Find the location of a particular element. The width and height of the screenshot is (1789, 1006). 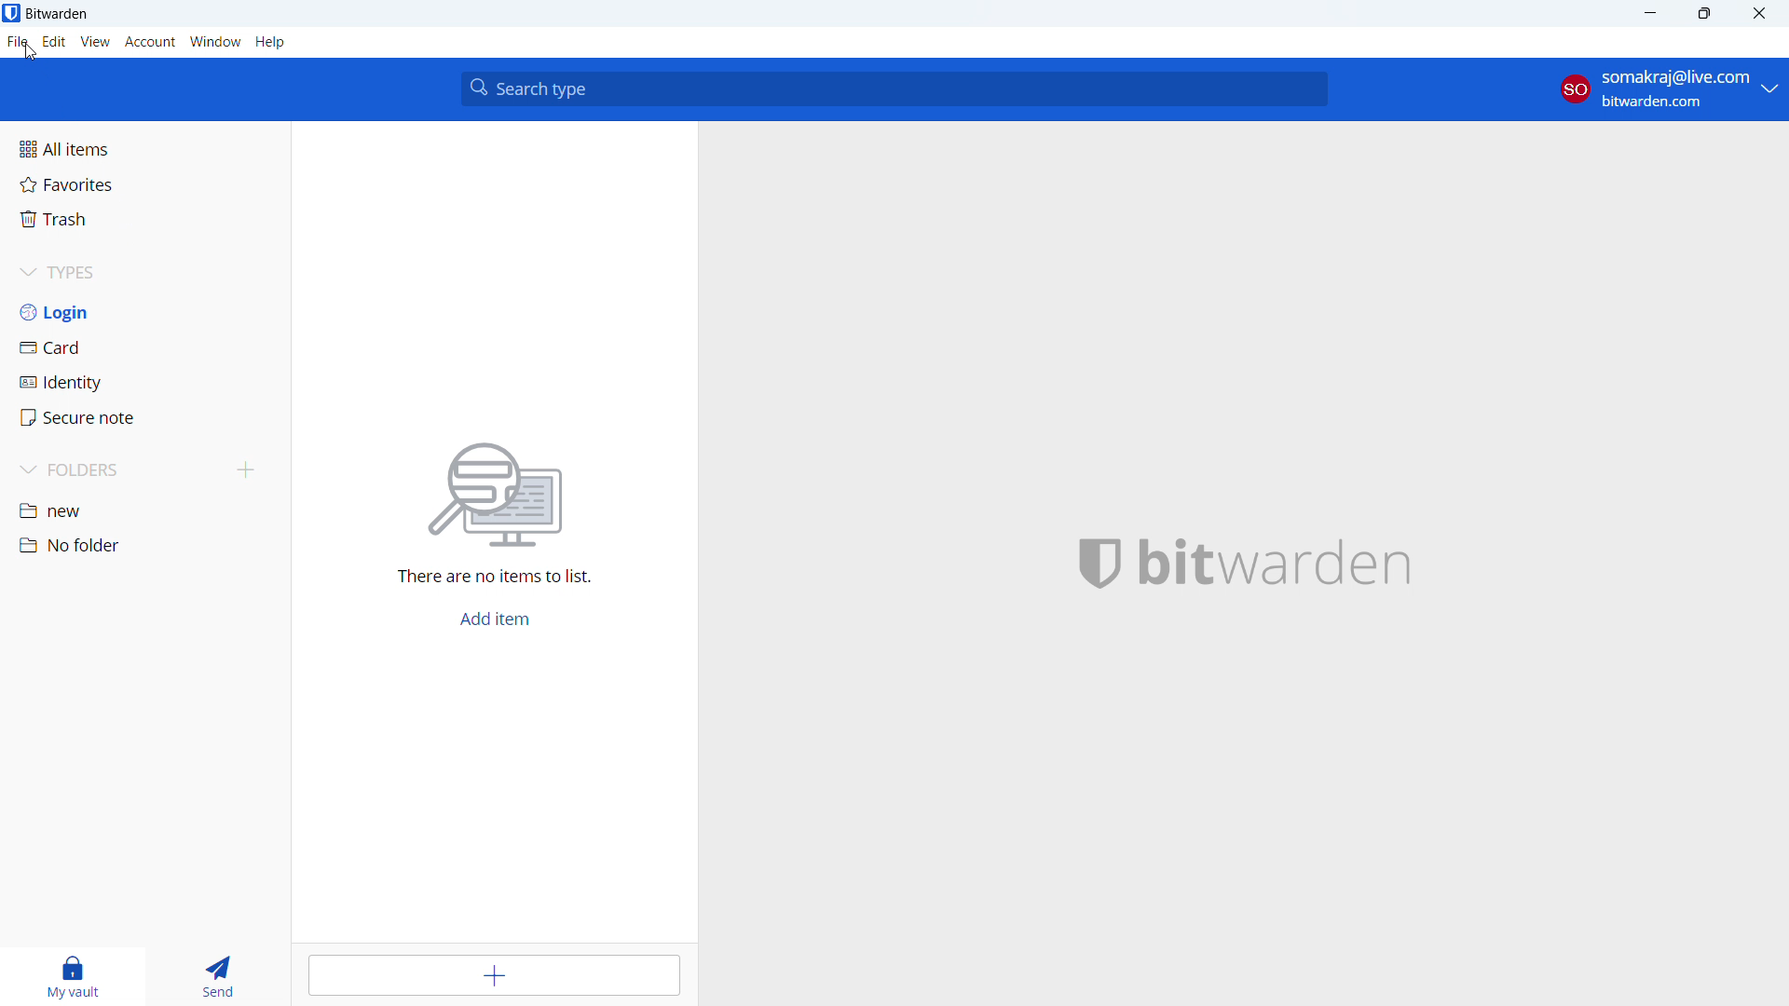

searching for file vector icon is located at coordinates (515, 494).